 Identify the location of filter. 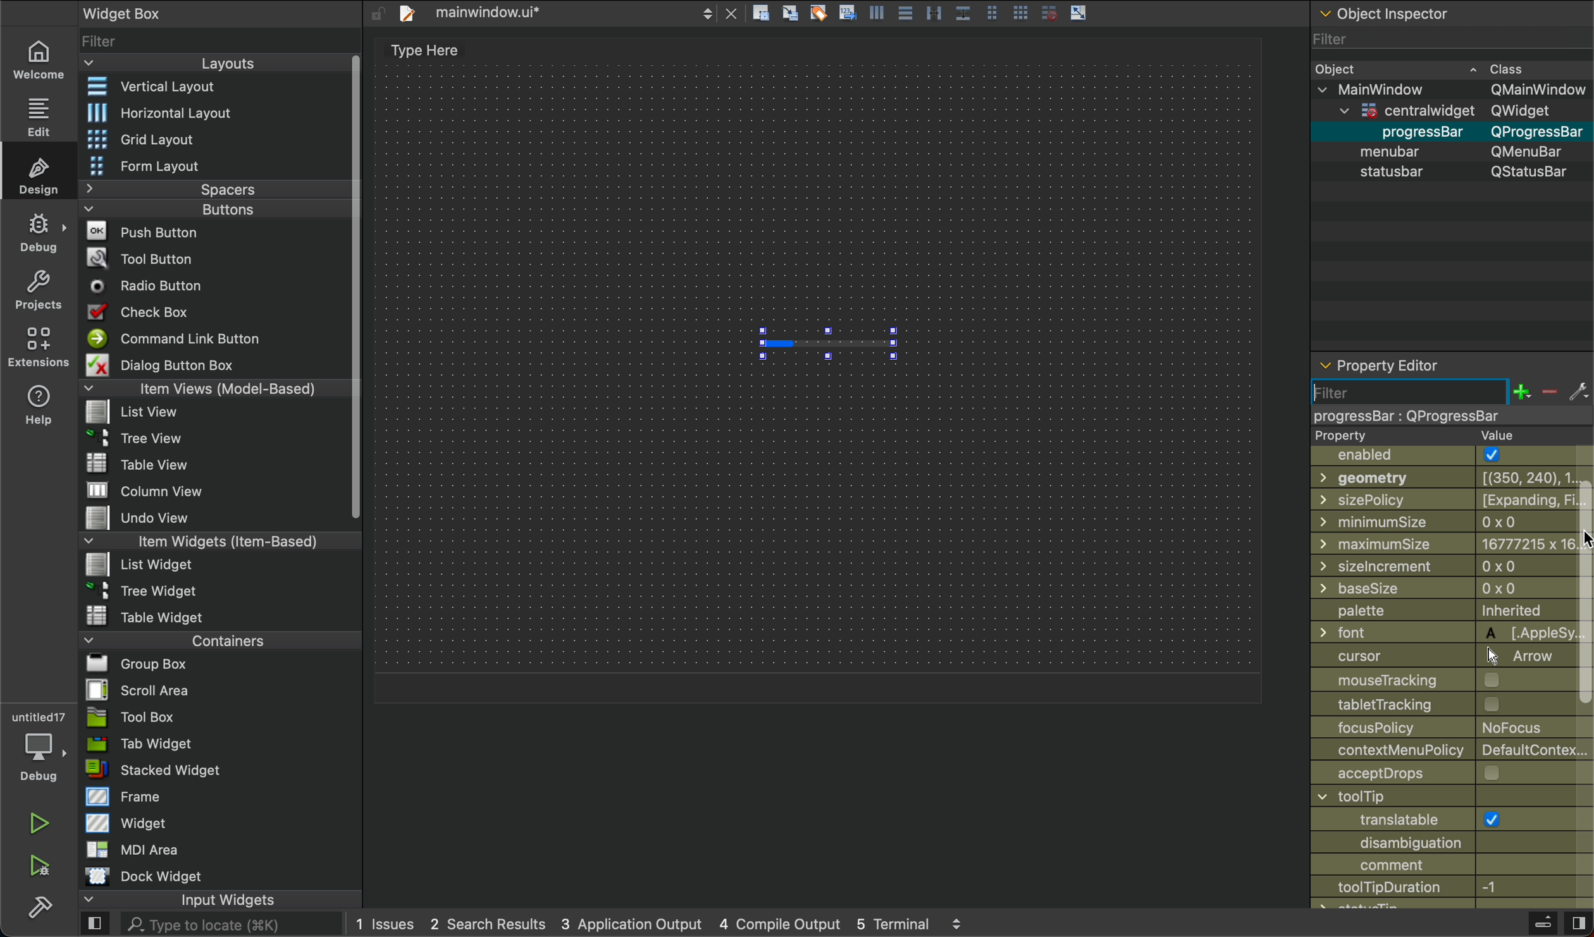
(1449, 401).